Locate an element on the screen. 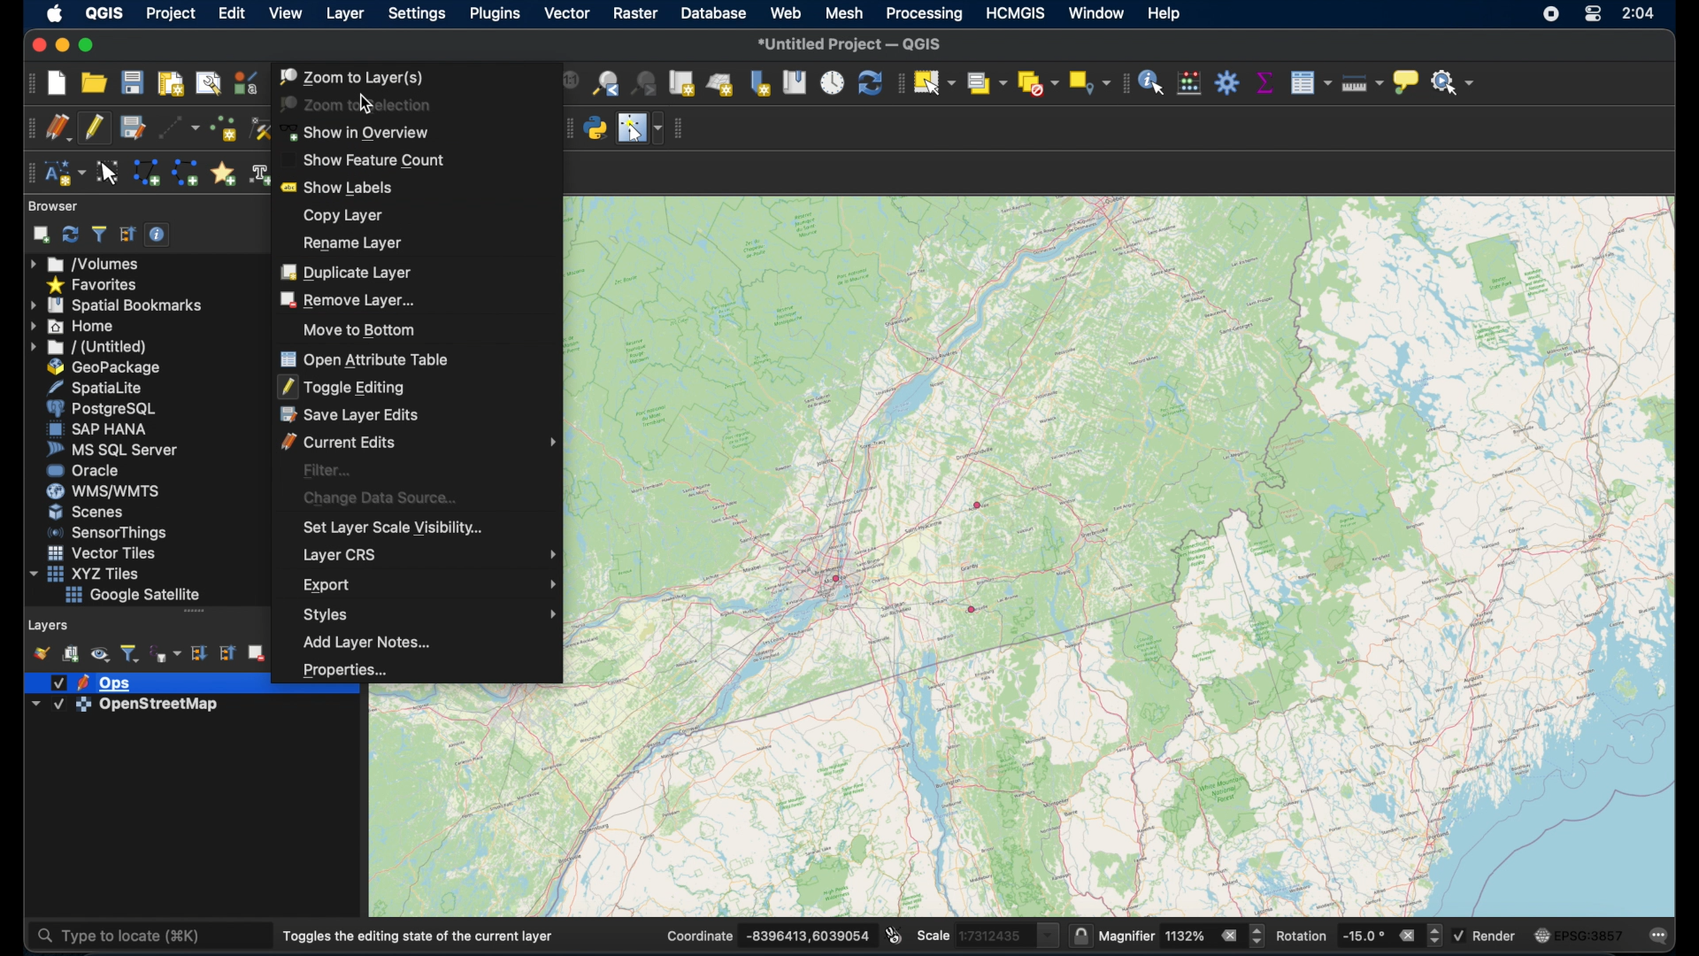 This screenshot has width=1699, height=956. window is located at coordinates (1096, 13).